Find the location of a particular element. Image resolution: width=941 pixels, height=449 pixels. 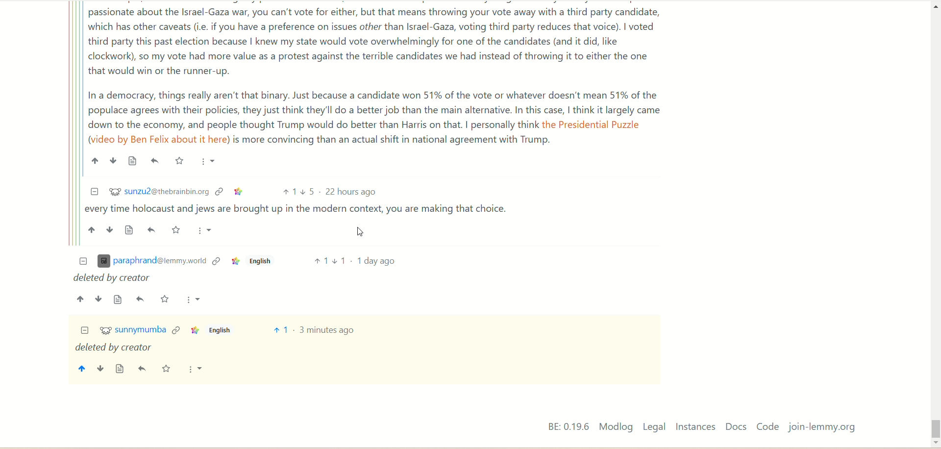

view source is located at coordinates (120, 369).